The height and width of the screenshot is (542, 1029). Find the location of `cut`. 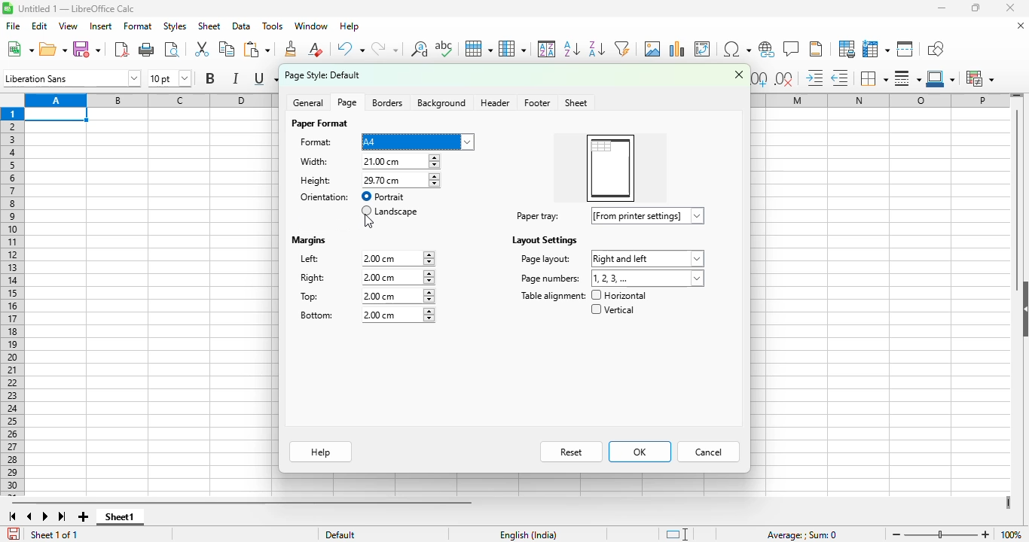

cut is located at coordinates (202, 48).